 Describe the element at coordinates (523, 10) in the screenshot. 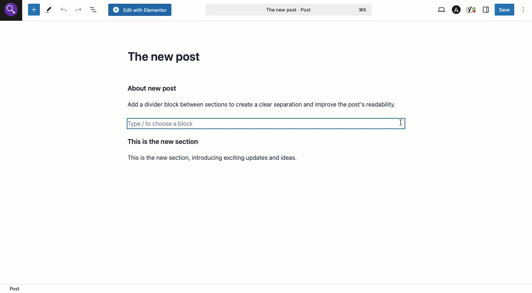

I see `Options` at that location.